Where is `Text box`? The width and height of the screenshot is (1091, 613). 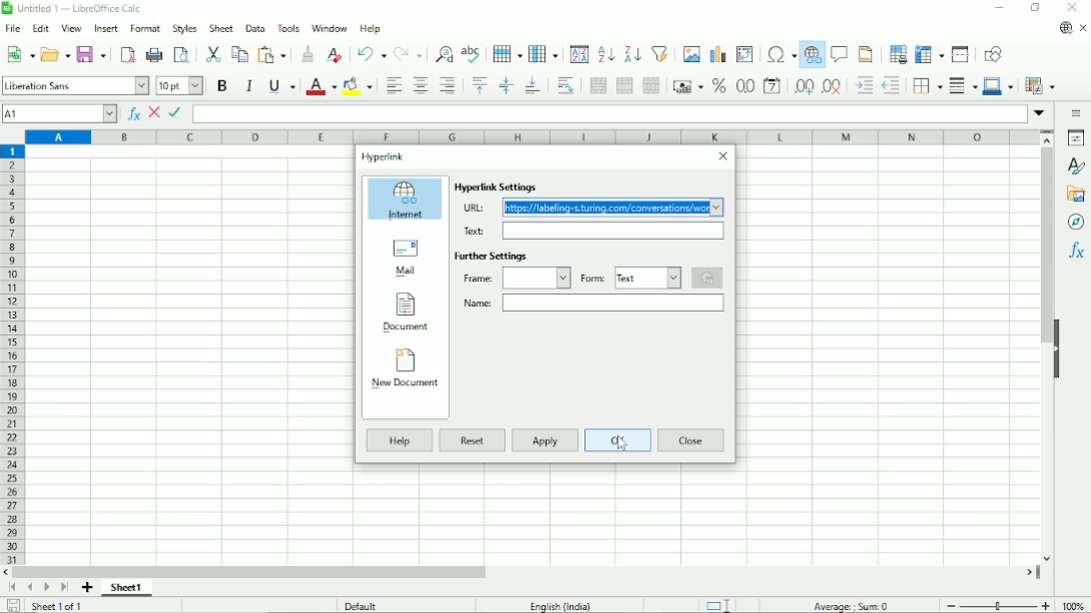
Text box is located at coordinates (613, 231).